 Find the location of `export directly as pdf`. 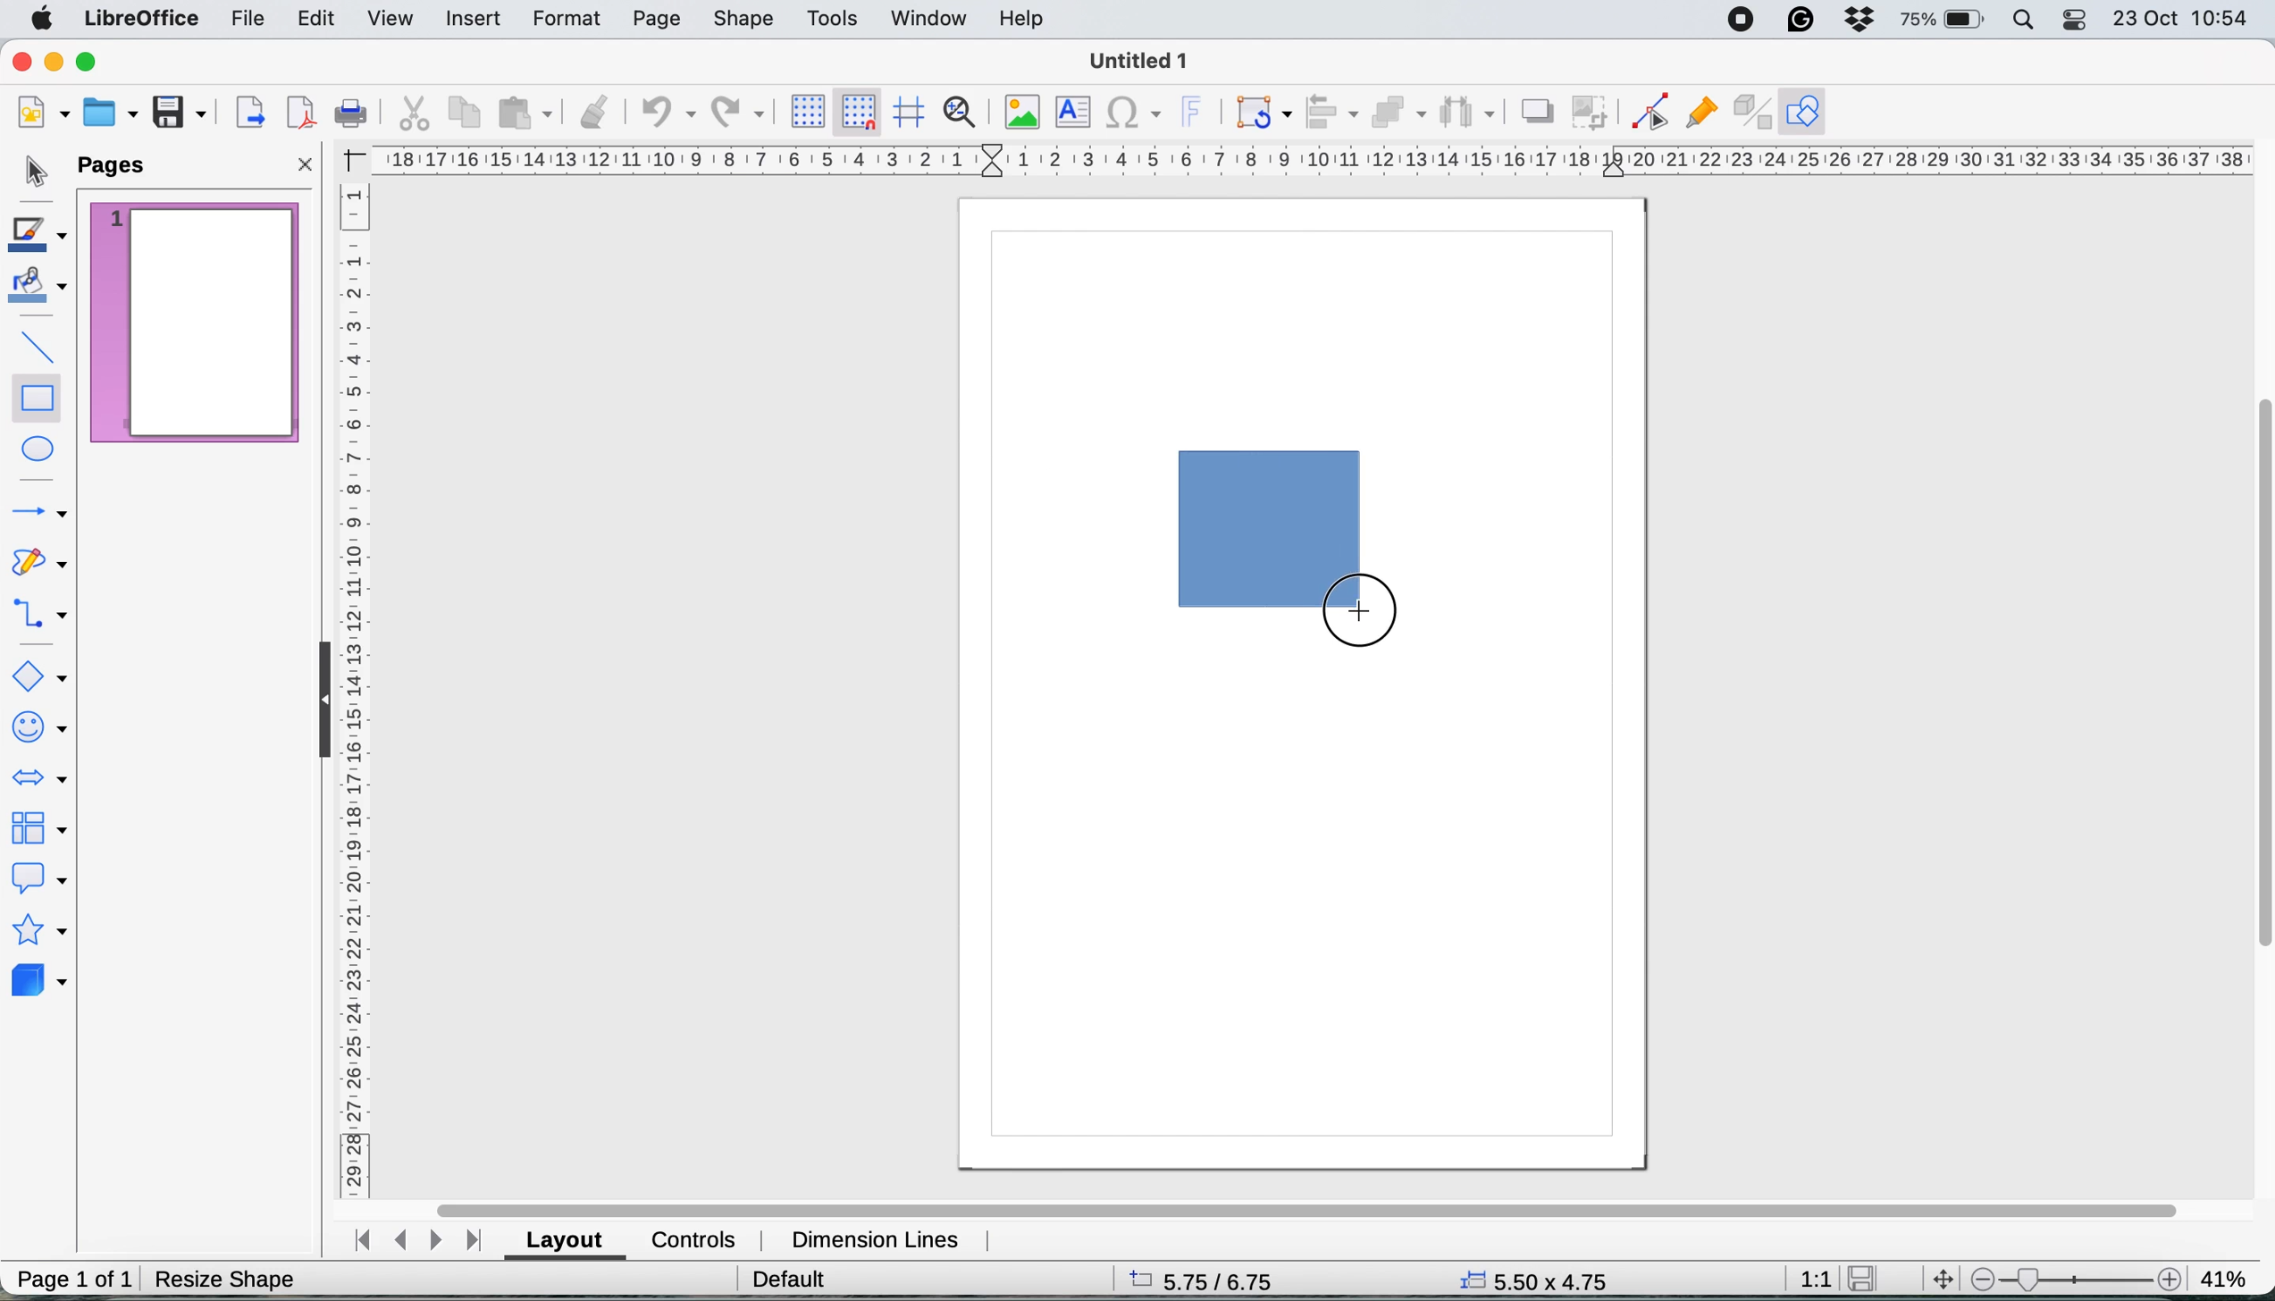

export directly as pdf is located at coordinates (302, 113).